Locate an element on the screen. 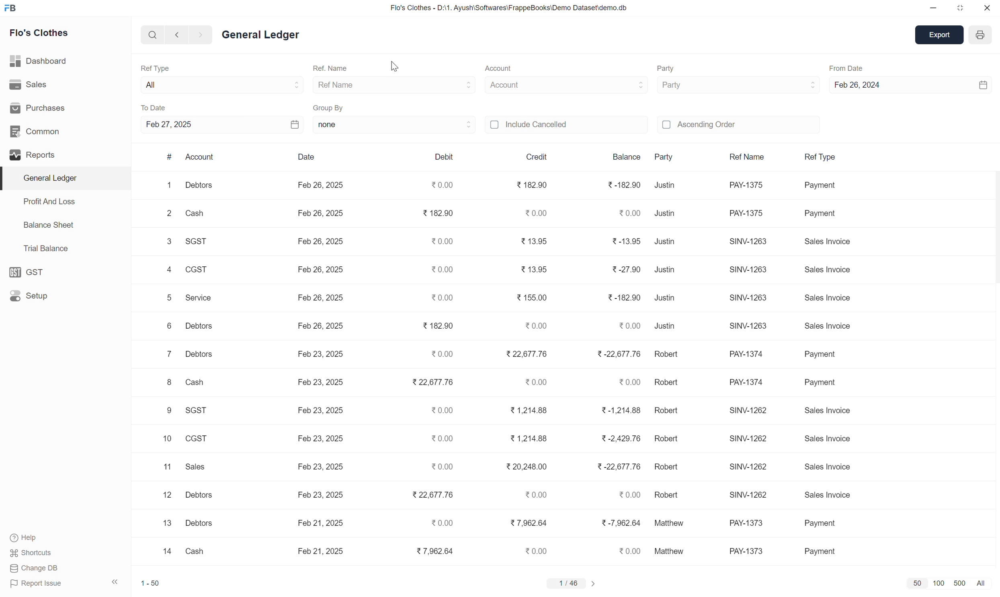 The image size is (1000, 597). report issue is located at coordinates (37, 584).